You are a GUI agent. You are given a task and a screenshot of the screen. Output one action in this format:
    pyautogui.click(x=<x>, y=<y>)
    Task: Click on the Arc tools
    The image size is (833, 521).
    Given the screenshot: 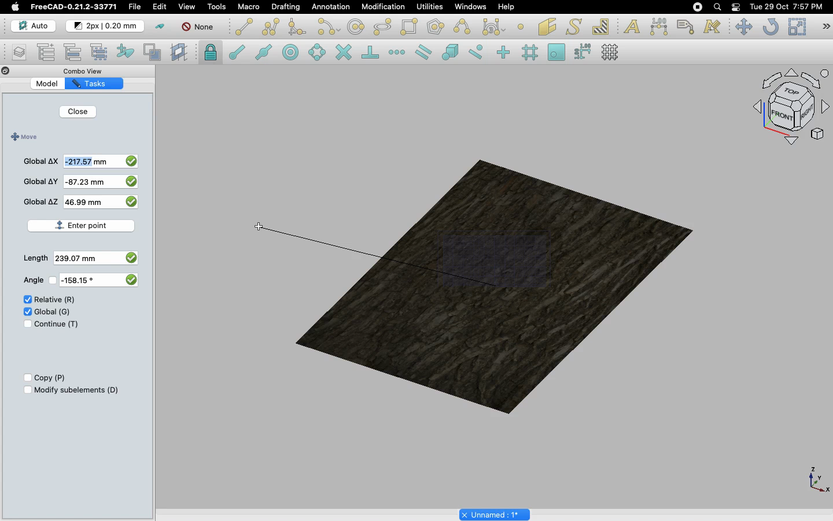 What is the action you would take?
    pyautogui.click(x=328, y=28)
    